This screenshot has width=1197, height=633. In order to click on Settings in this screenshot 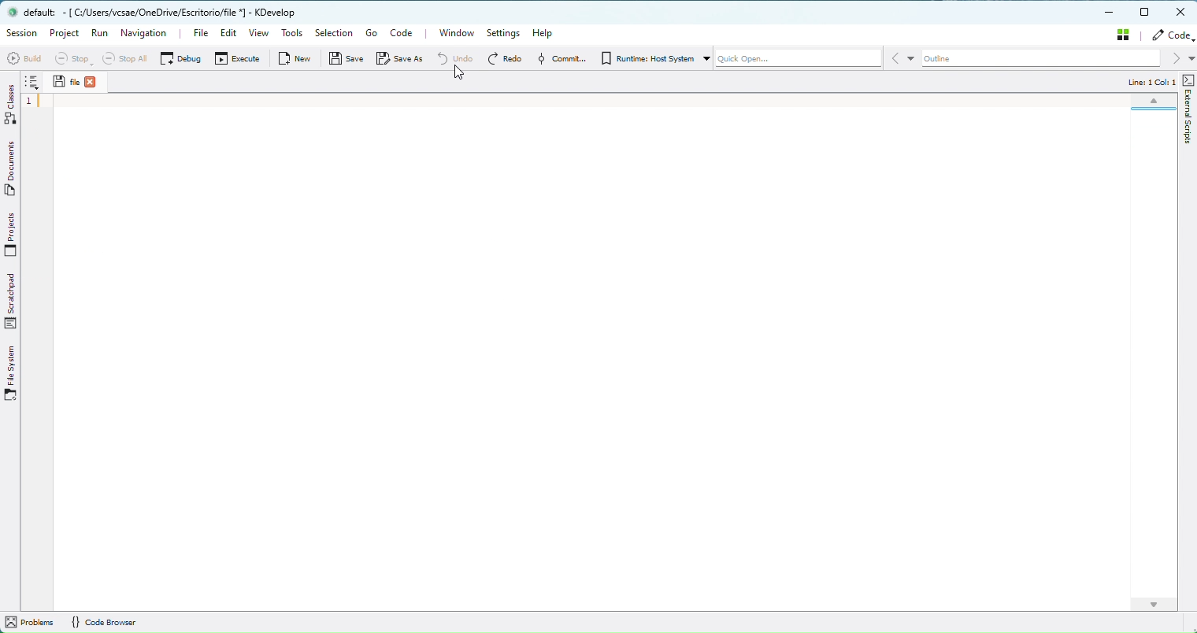, I will do `click(508, 33)`.